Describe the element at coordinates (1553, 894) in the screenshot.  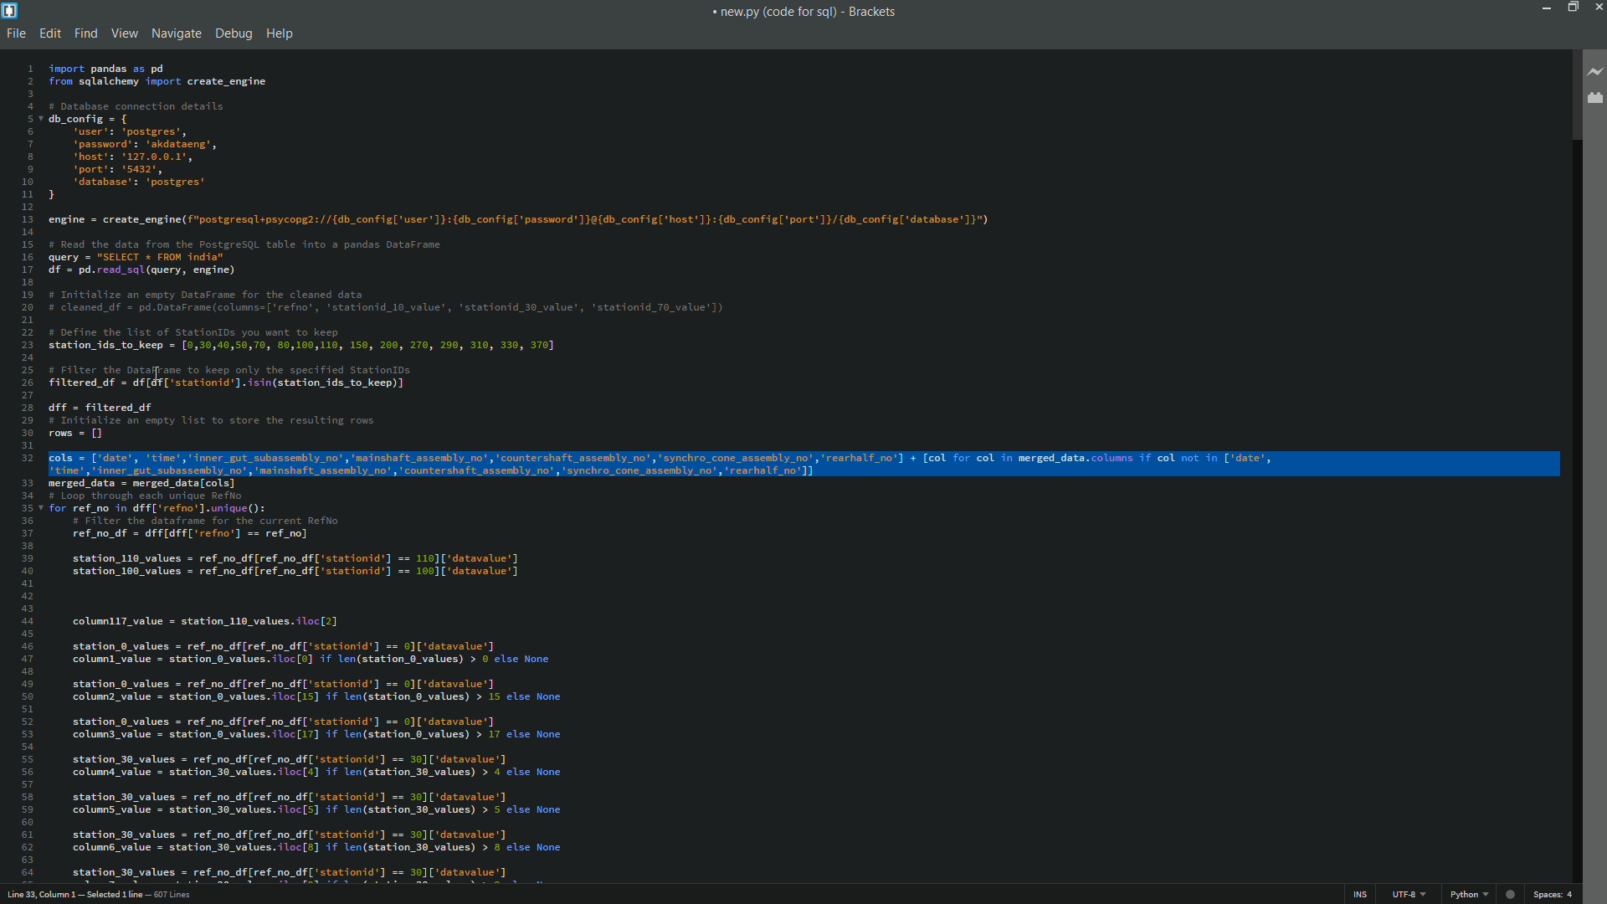
I see `spaces` at that location.